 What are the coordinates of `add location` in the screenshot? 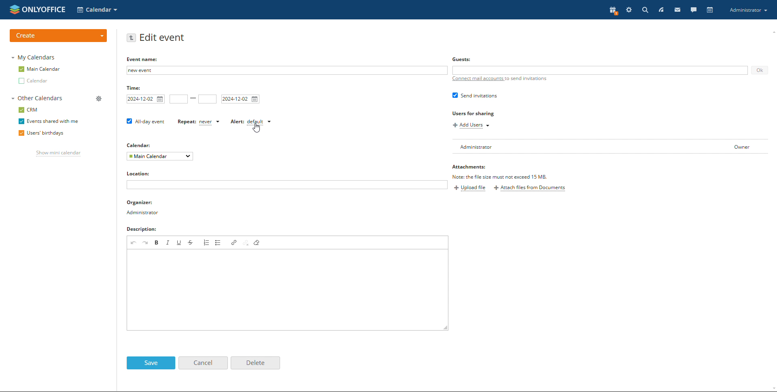 It's located at (287, 185).